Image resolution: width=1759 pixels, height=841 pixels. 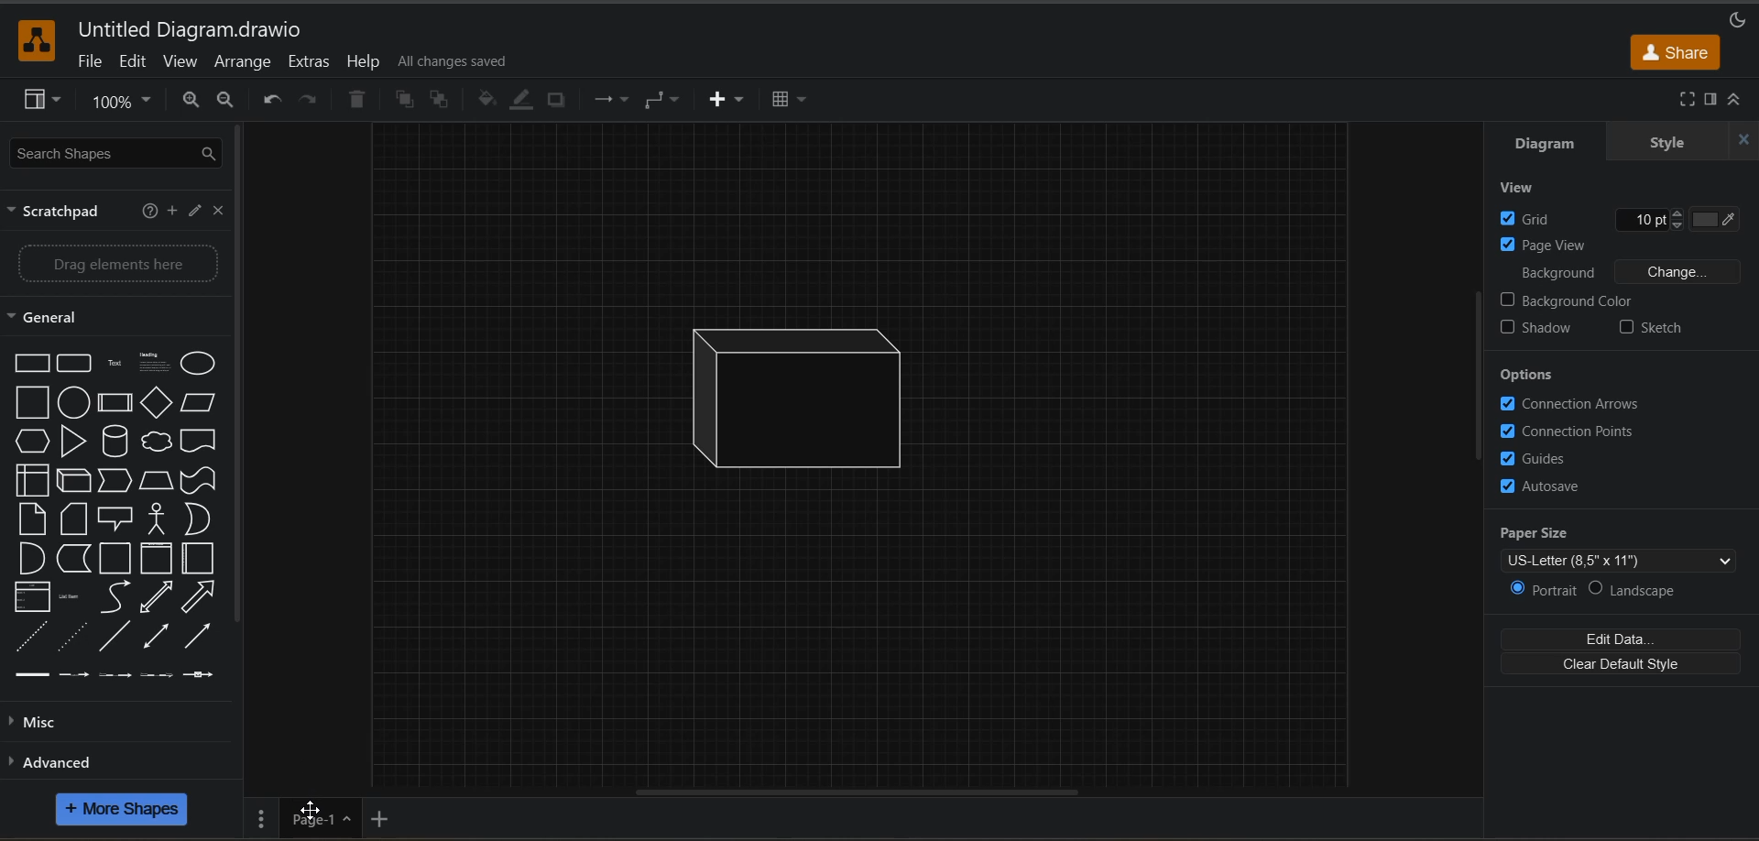 I want to click on grid, so click(x=1537, y=218).